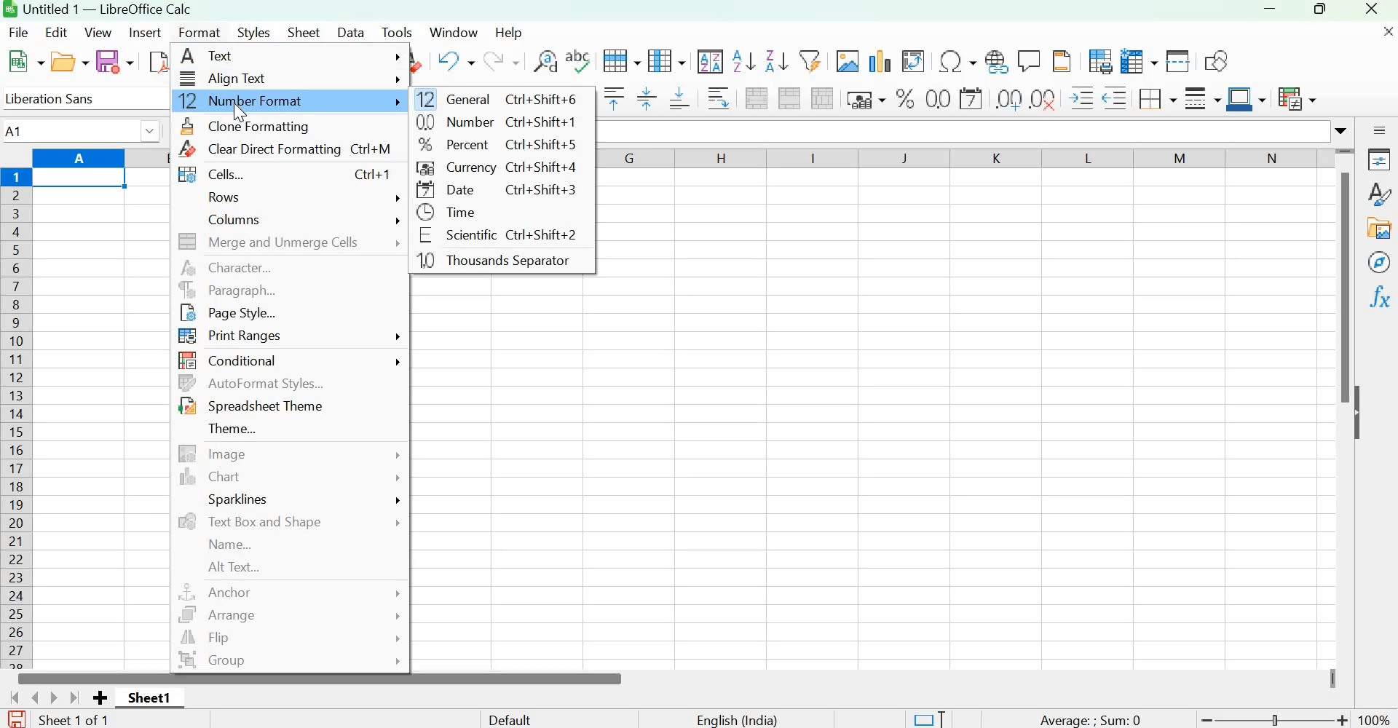 The height and width of the screenshot is (728, 1398). What do you see at coordinates (497, 261) in the screenshot?
I see `Thousands Separator` at bounding box center [497, 261].